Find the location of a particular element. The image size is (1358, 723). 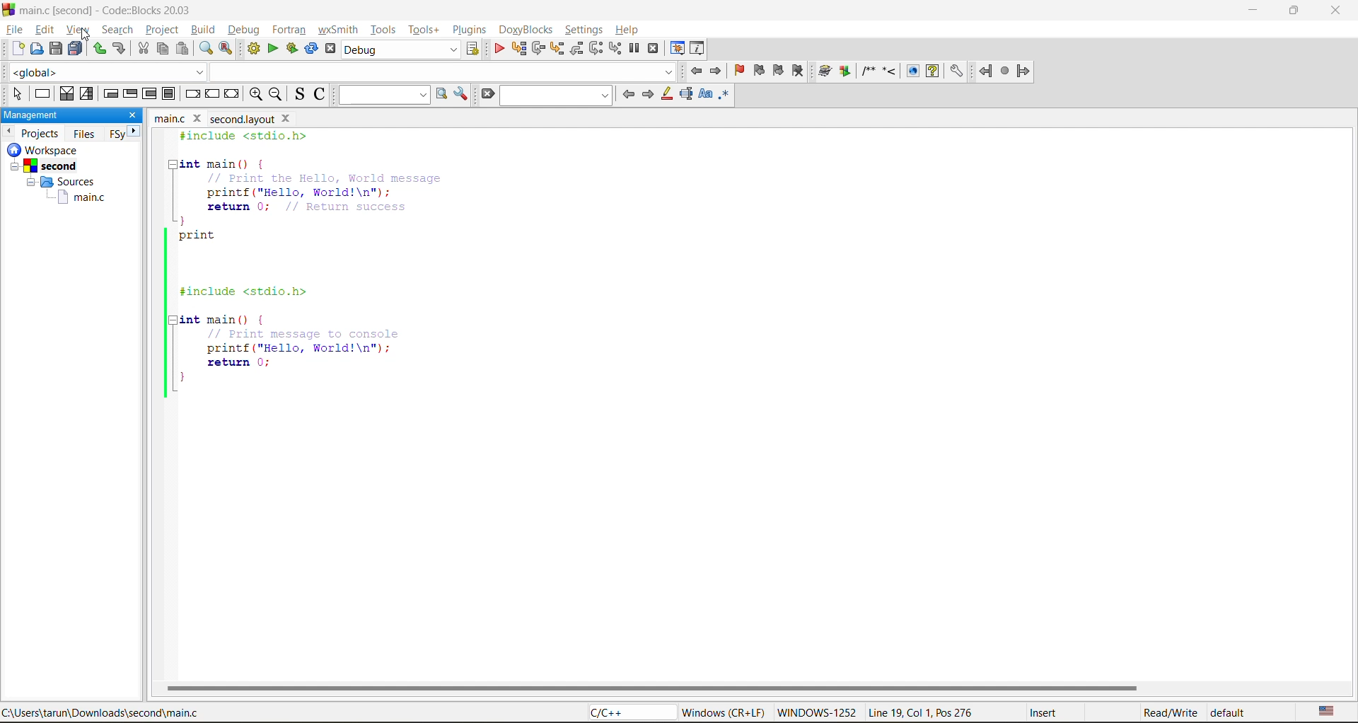

counting loop is located at coordinates (147, 94).